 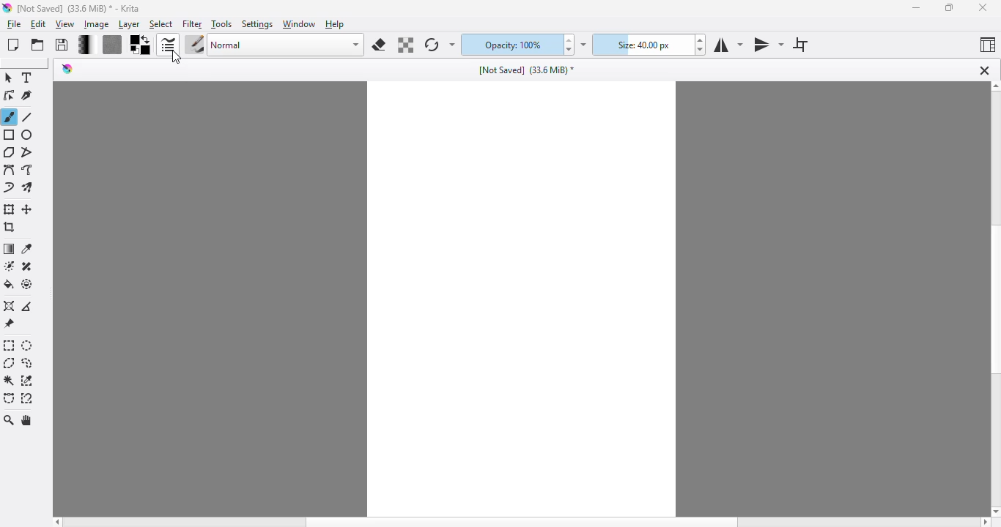 What do you see at coordinates (10, 420) in the screenshot?
I see `zoom tool` at bounding box center [10, 420].